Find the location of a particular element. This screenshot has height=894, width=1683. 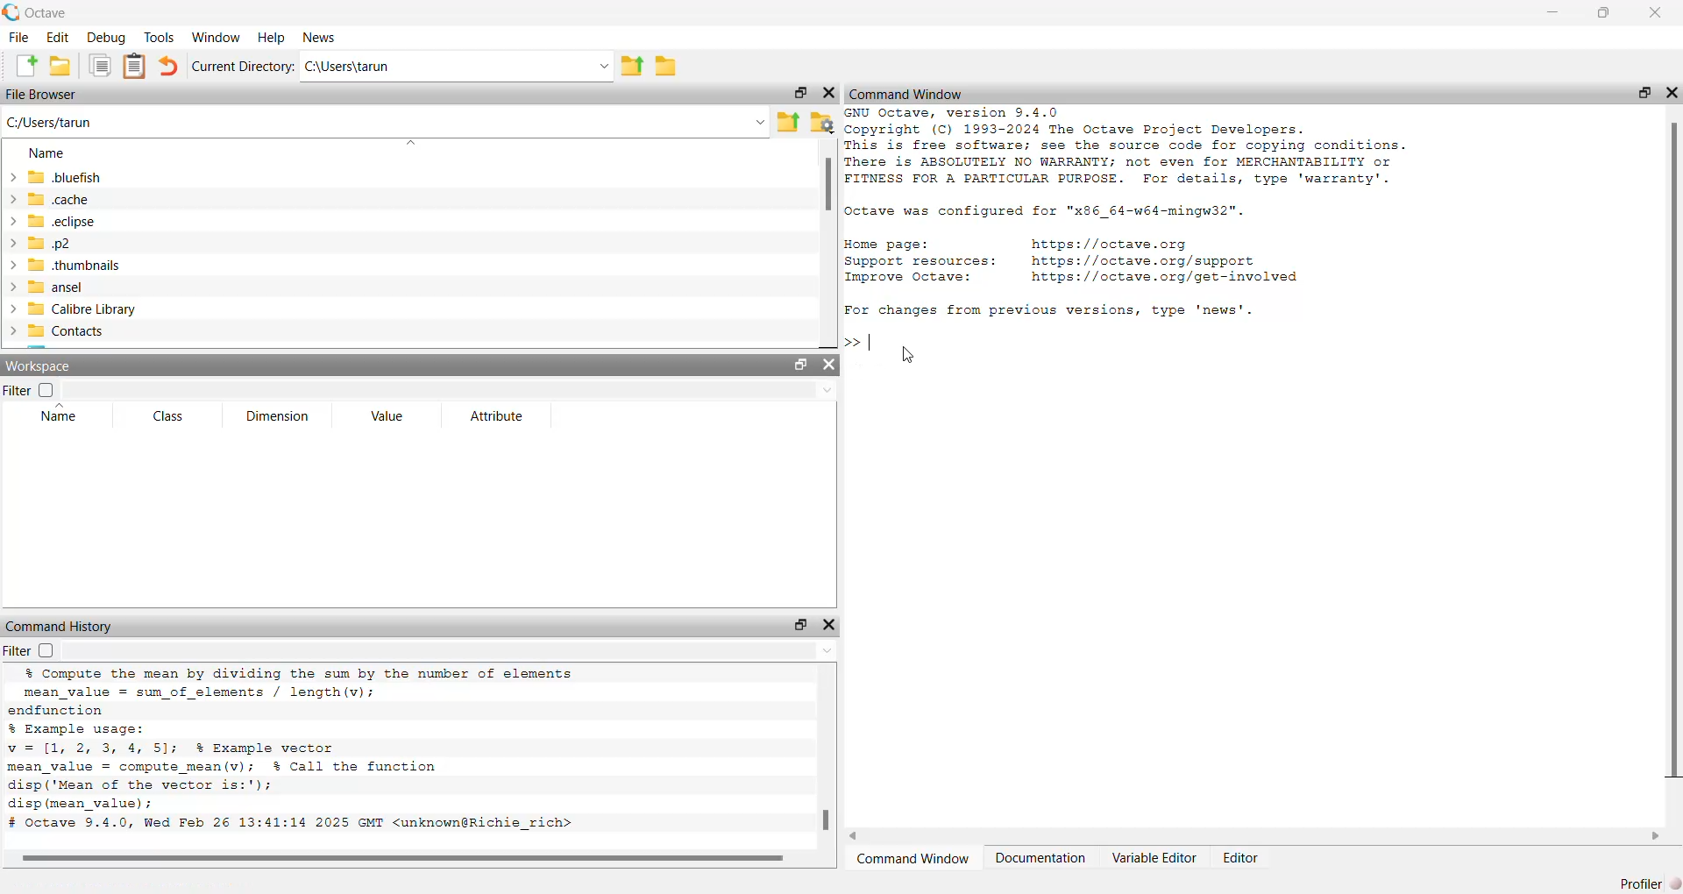

scroll right is located at coordinates (1657, 835).